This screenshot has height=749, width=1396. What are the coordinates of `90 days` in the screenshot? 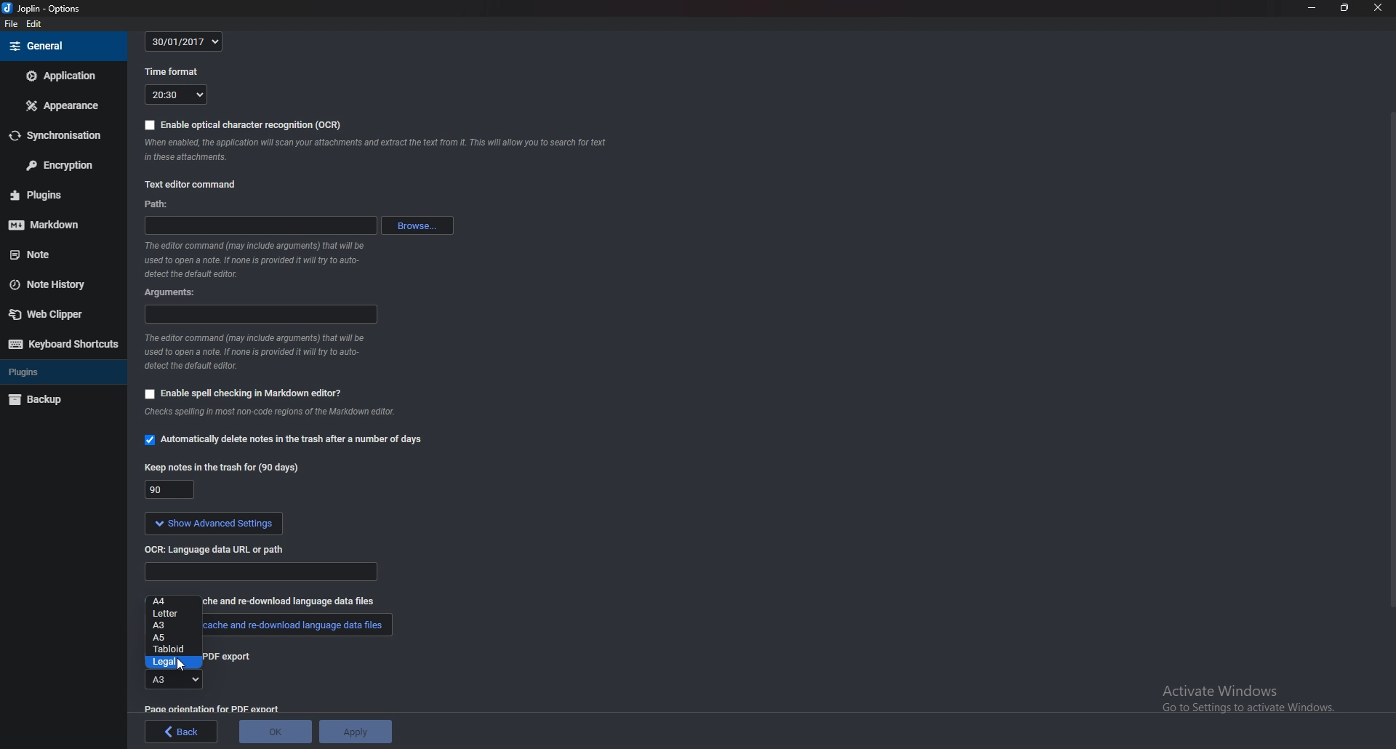 It's located at (170, 490).